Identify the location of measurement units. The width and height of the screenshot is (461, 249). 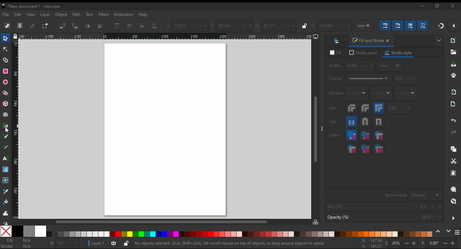
(363, 26).